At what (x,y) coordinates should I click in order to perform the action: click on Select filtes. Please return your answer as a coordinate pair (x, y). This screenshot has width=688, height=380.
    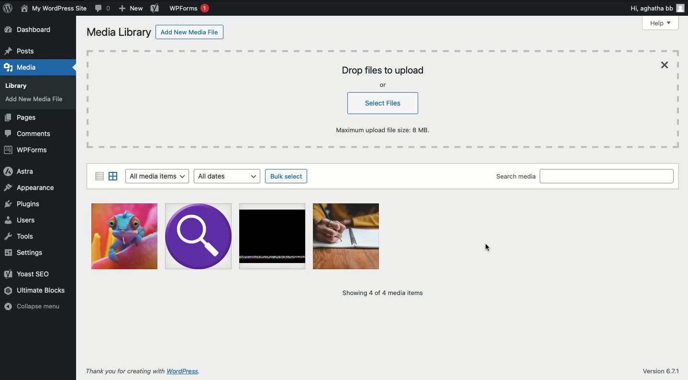
    Looking at the image, I should click on (384, 104).